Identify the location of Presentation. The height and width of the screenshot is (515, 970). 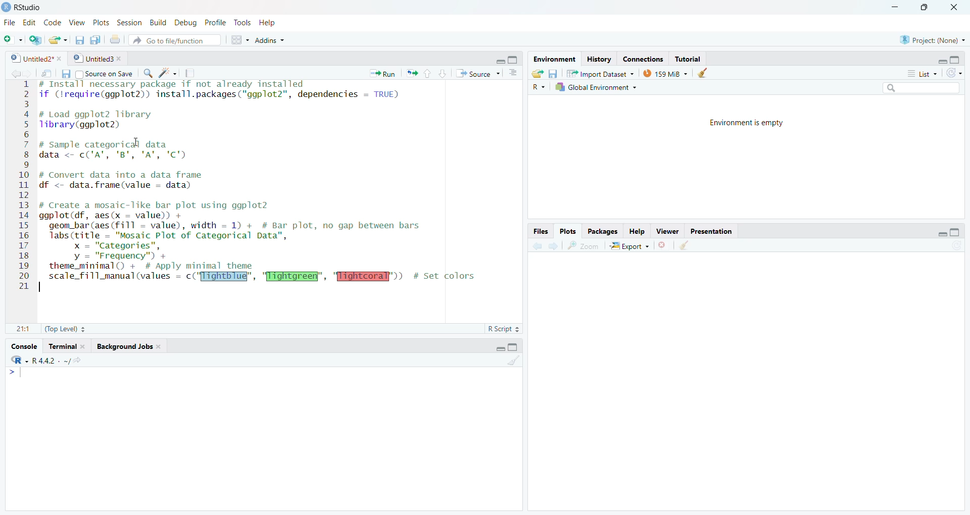
(710, 232).